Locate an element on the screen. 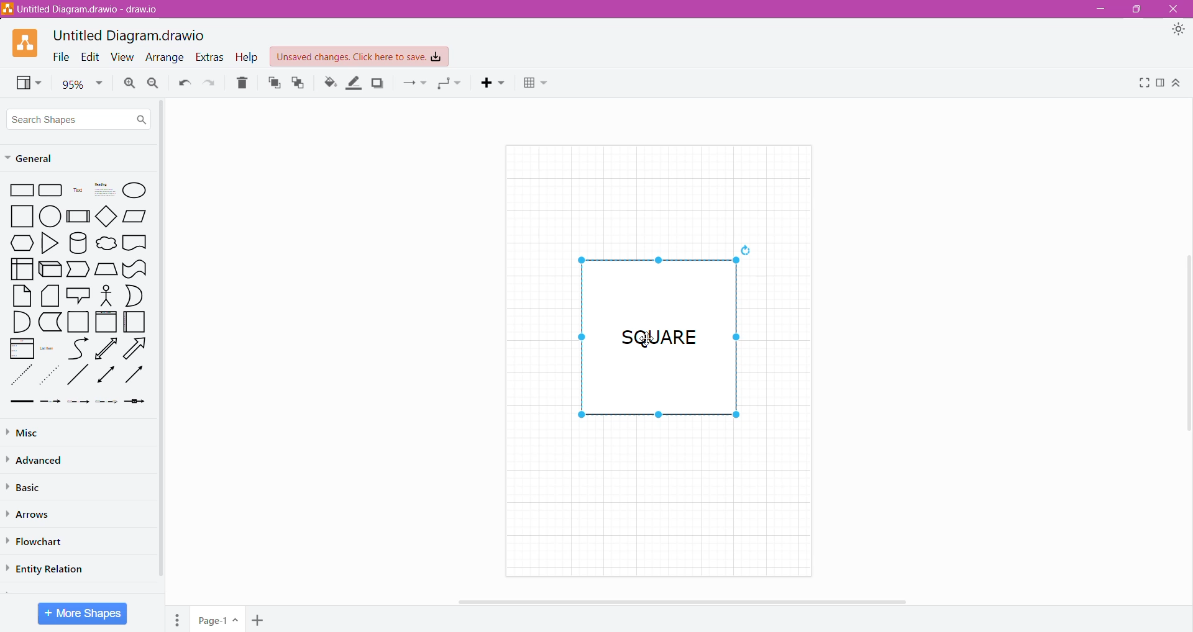 This screenshot has height=632, width=1193. Waypoints is located at coordinates (449, 85).